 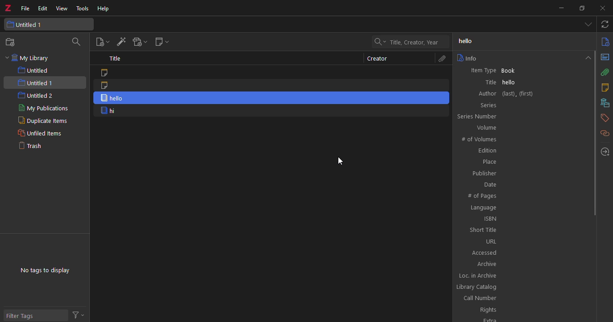 I want to click on number of pages, so click(x=523, y=196).